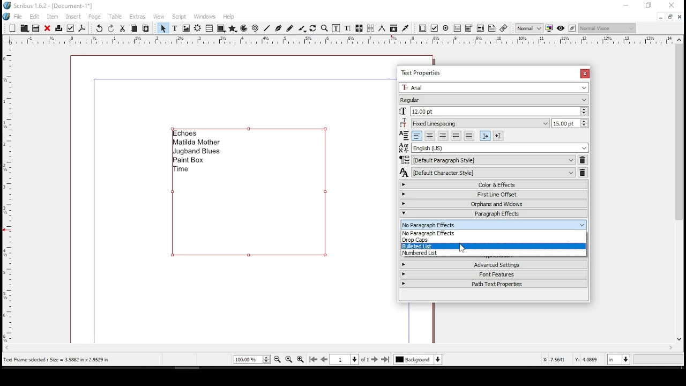 This screenshot has height=386, width=686. I want to click on current zoom level, so click(252, 359).